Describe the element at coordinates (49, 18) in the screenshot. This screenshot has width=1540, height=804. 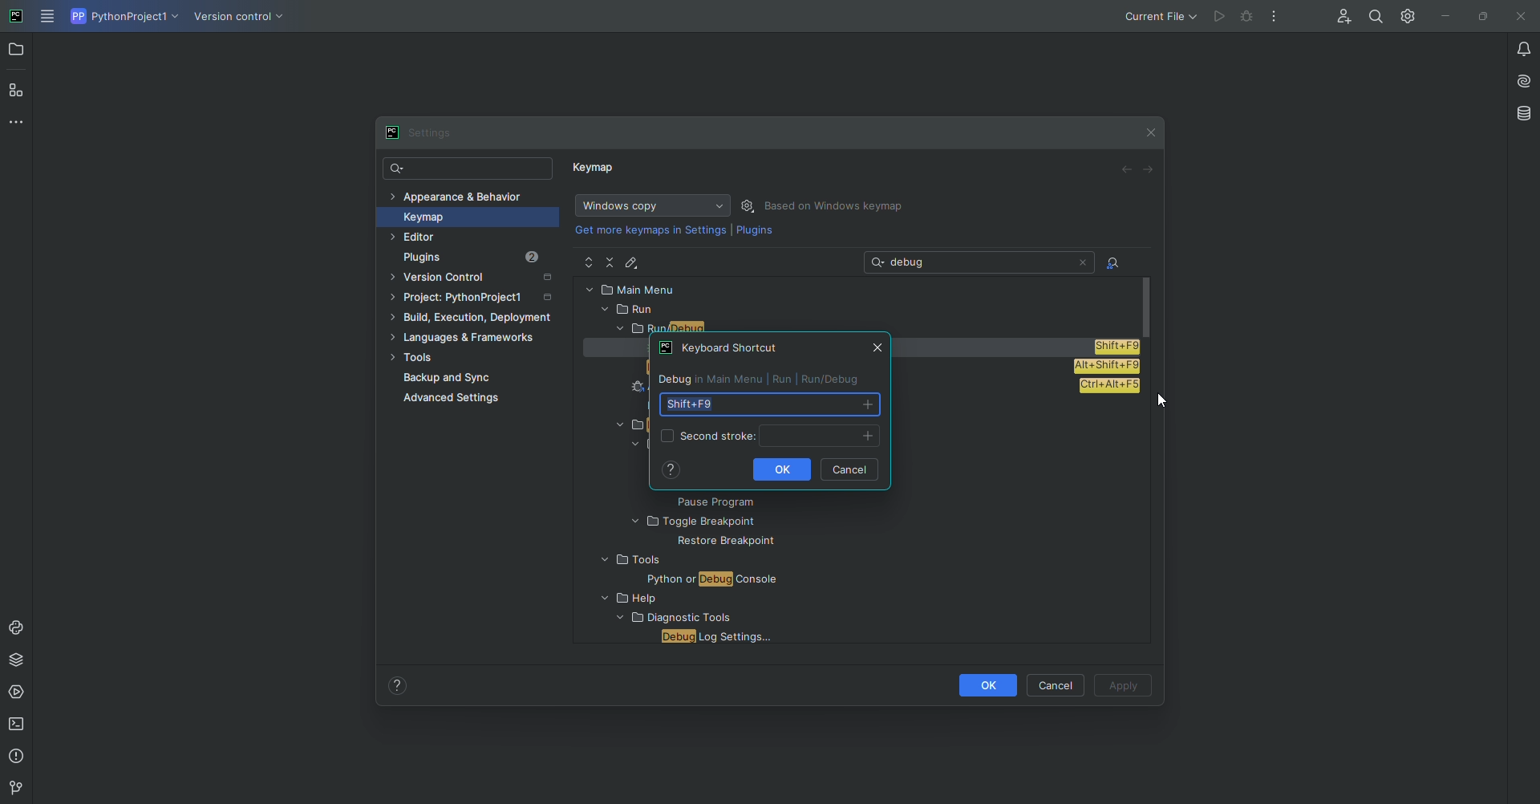
I see `Main Menu` at that location.